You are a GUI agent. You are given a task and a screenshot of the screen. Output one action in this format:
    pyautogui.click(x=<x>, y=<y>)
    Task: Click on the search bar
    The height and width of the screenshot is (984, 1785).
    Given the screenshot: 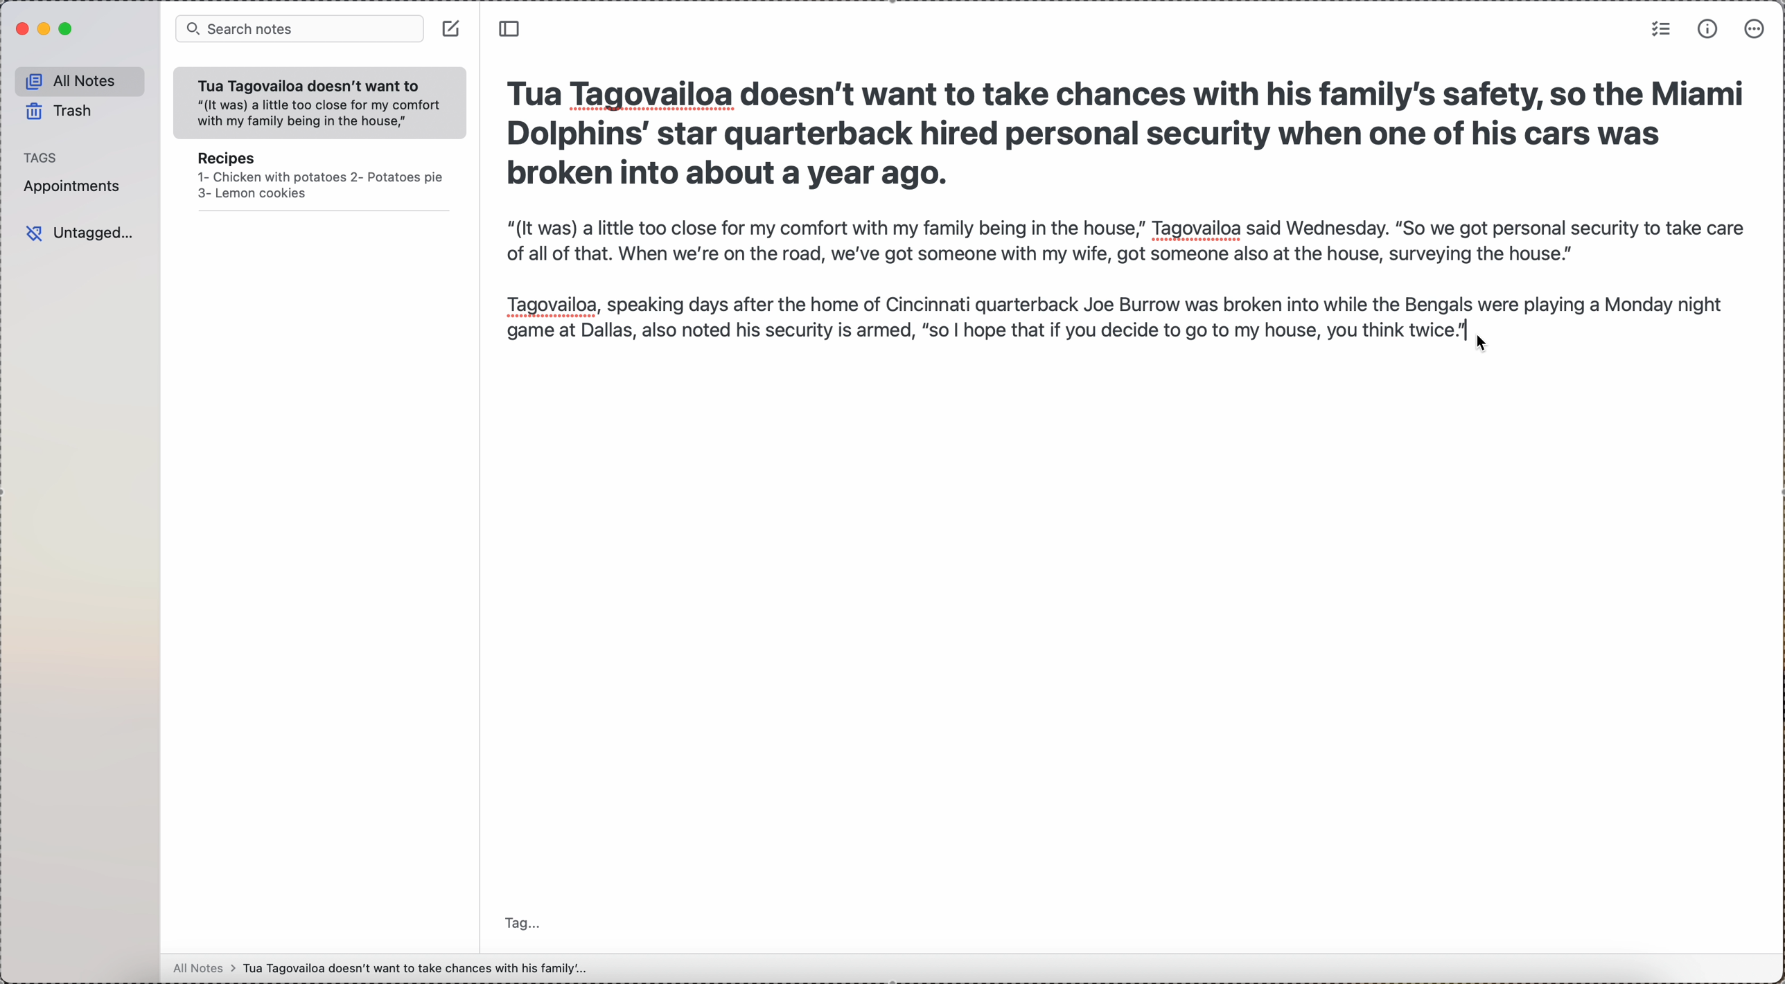 What is the action you would take?
    pyautogui.click(x=300, y=28)
    